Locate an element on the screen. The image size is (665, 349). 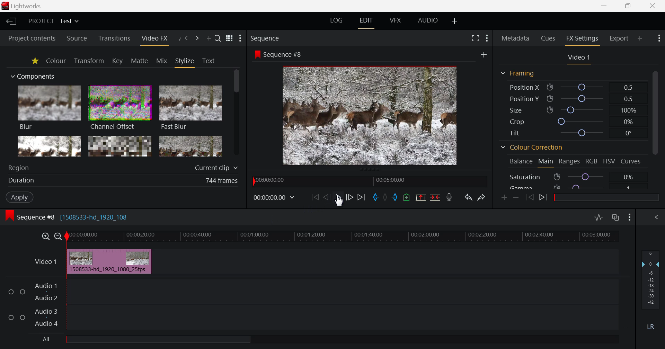
Channel Offset is located at coordinates (120, 109).